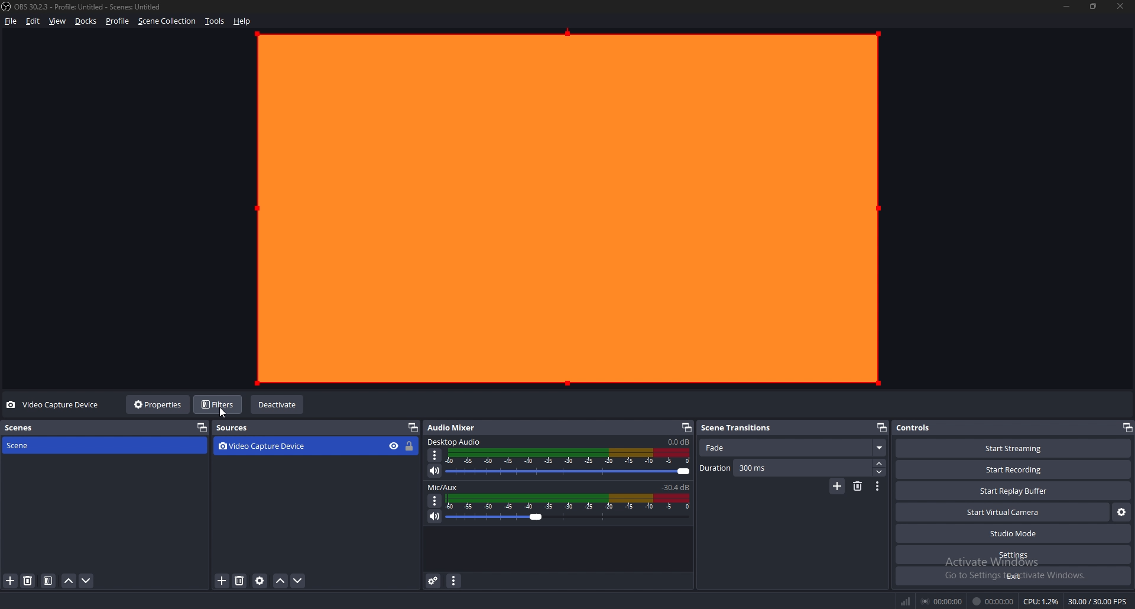 The width and height of the screenshot is (1135, 609). I want to click on help, so click(242, 21).